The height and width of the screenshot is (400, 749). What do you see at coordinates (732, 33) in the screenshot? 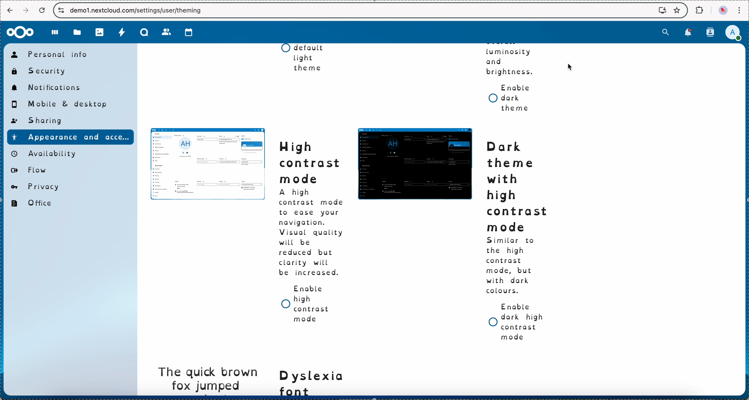
I see `click on user profile` at bounding box center [732, 33].